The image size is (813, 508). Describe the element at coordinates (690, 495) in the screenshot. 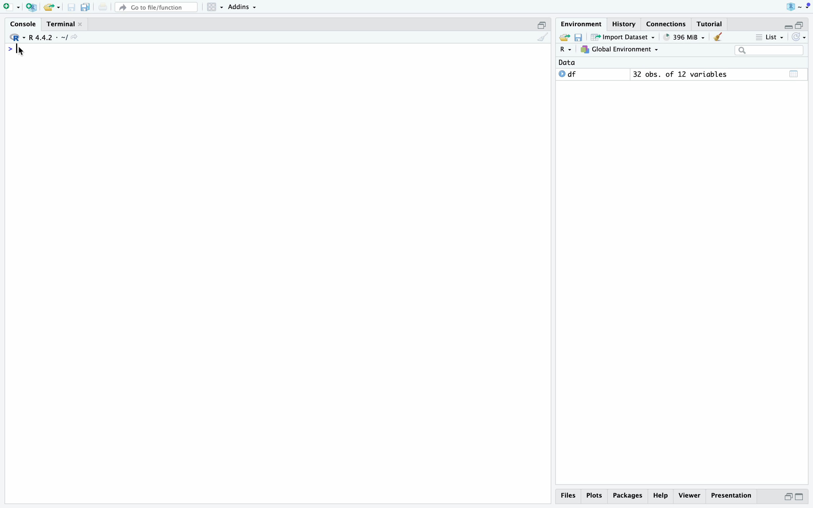

I see `viewer` at that location.